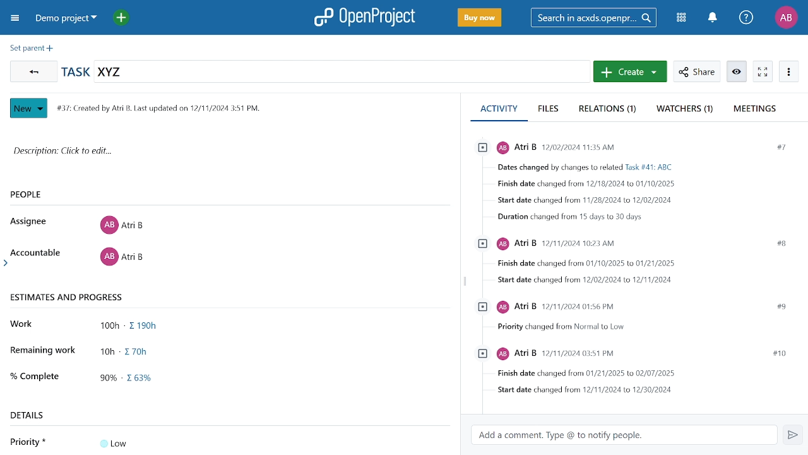 This screenshot has height=455, width=808. Describe the element at coordinates (39, 253) in the screenshot. I see `Accountable` at that location.